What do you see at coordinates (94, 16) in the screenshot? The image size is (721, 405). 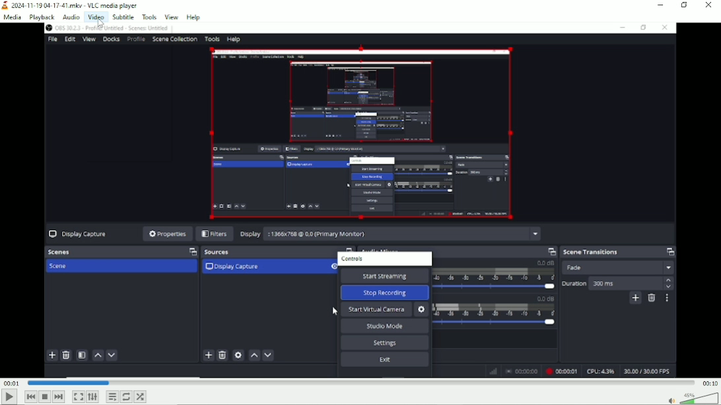 I see `video` at bounding box center [94, 16].